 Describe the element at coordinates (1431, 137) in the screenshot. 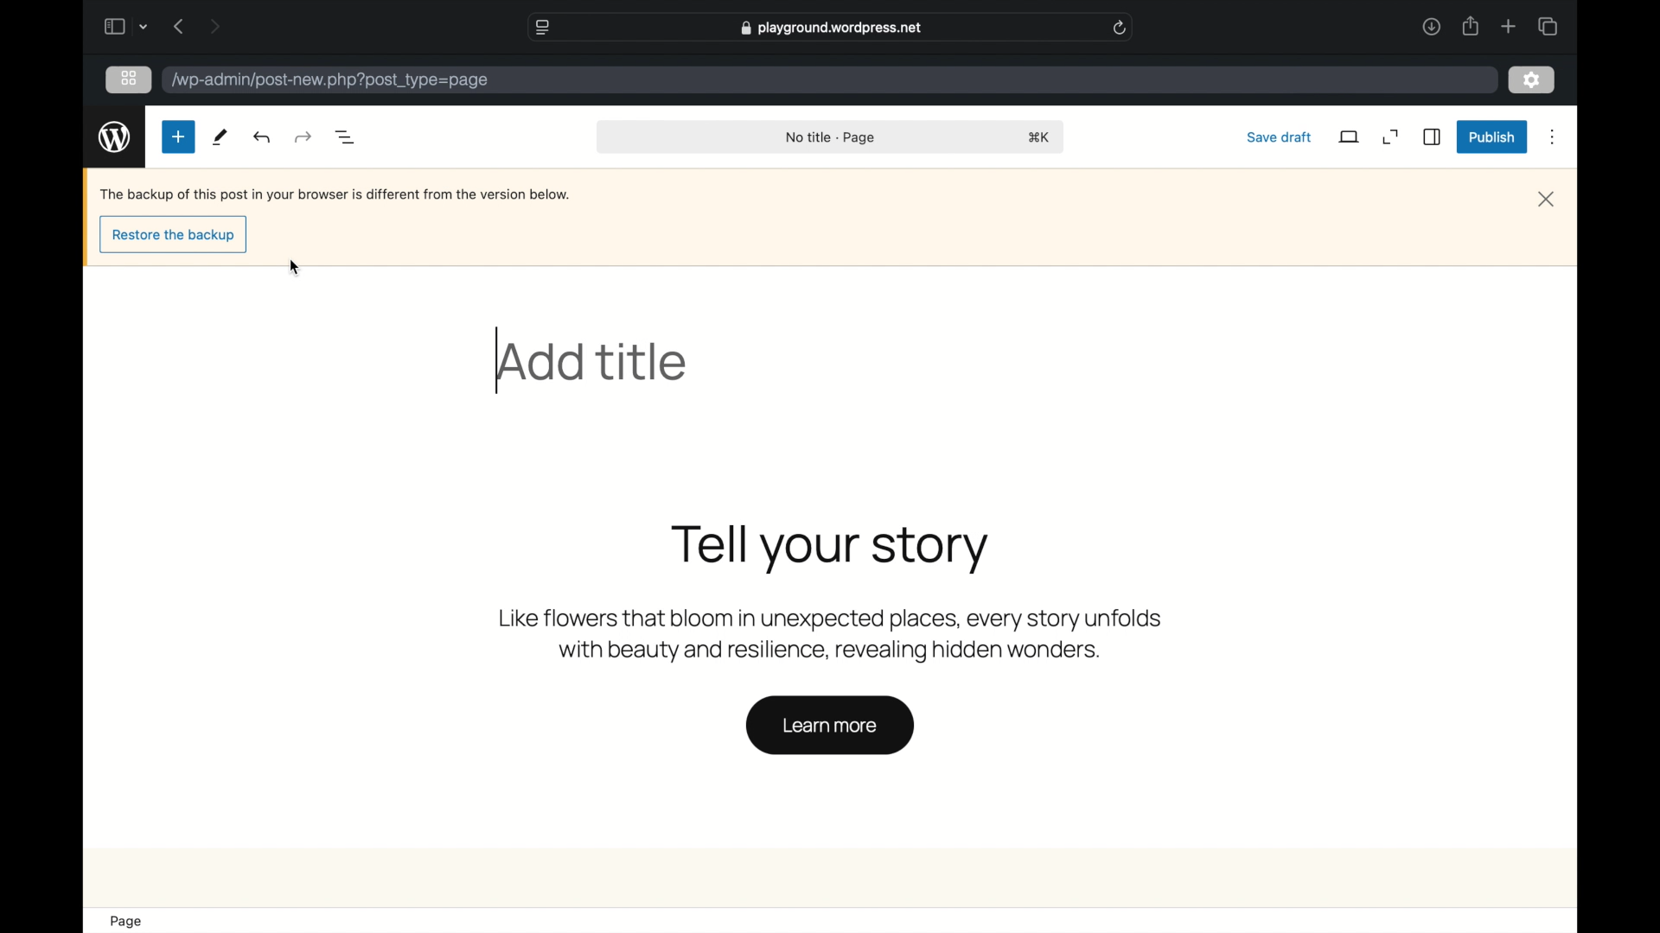

I see `sidebar` at that location.